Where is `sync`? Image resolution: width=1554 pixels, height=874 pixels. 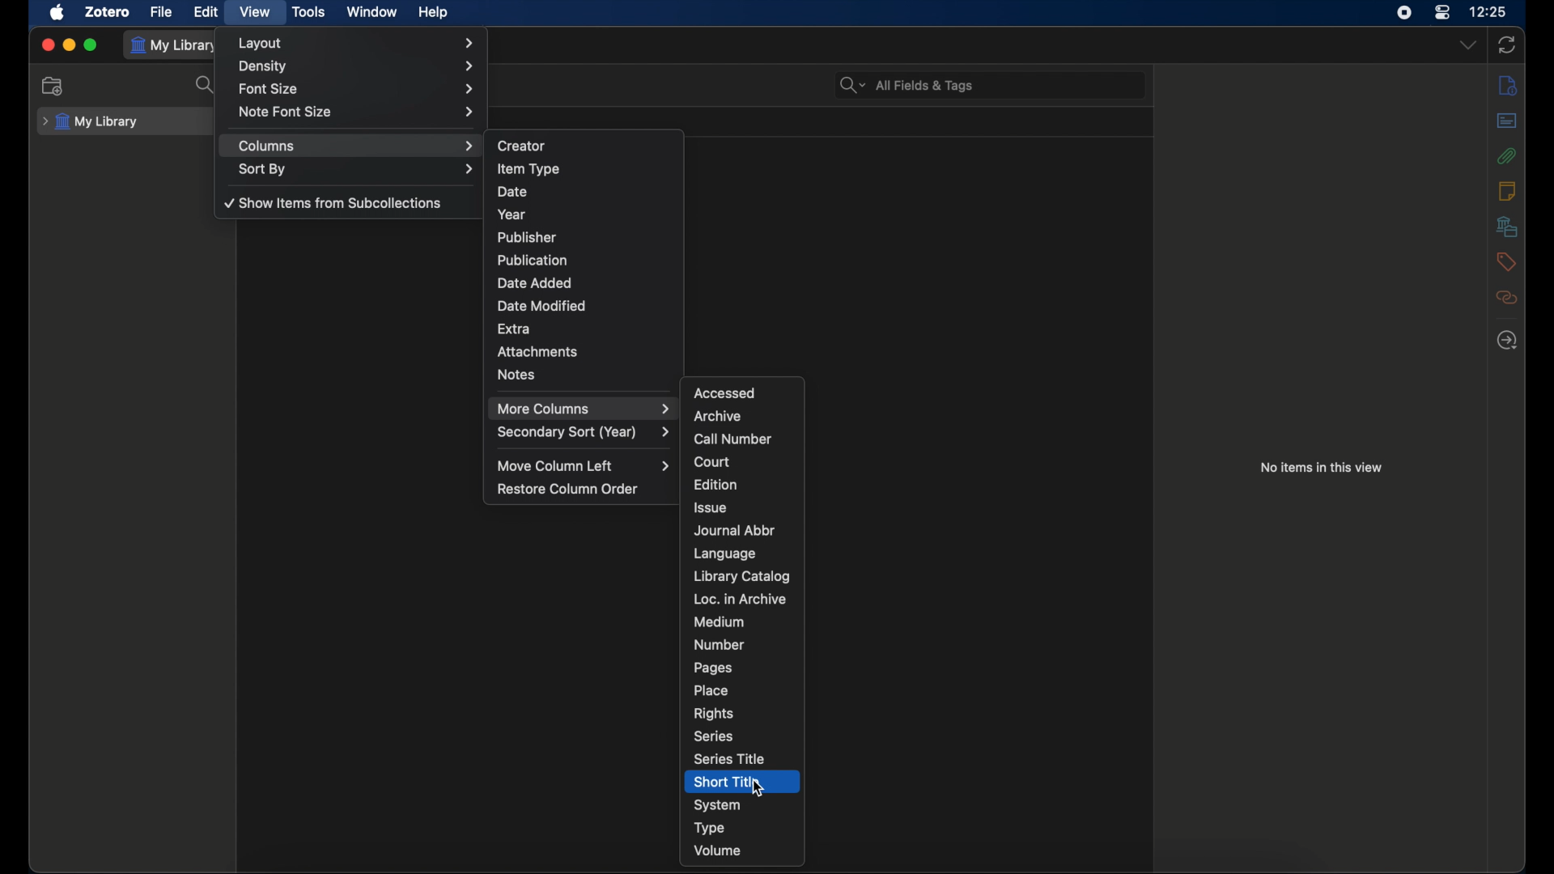
sync is located at coordinates (1507, 45).